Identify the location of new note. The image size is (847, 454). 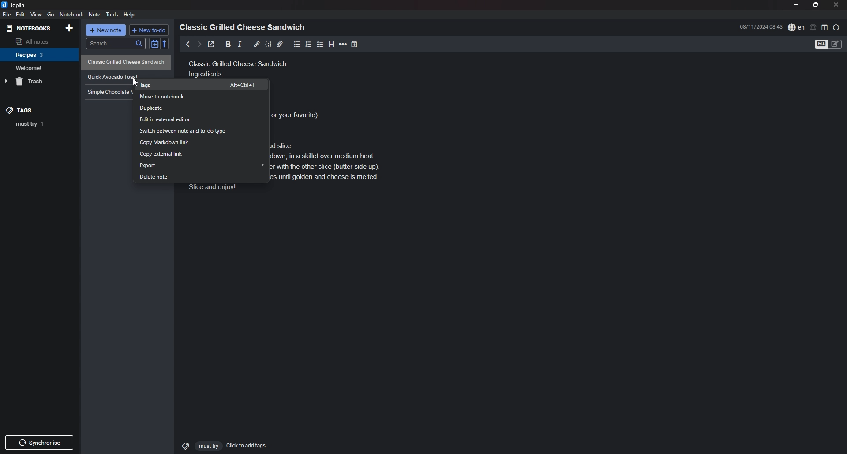
(107, 31).